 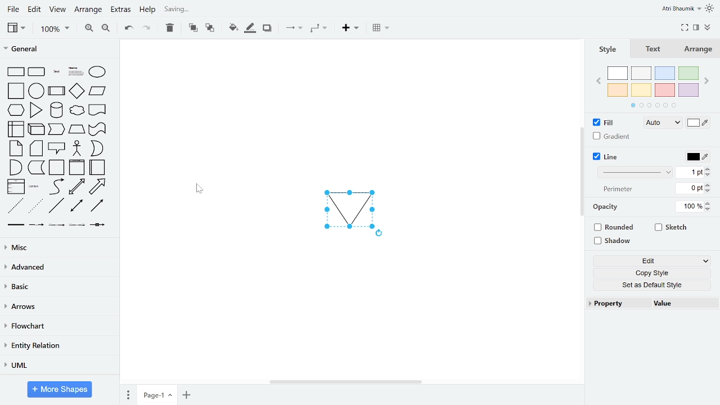 I want to click on fill color, so click(x=232, y=27).